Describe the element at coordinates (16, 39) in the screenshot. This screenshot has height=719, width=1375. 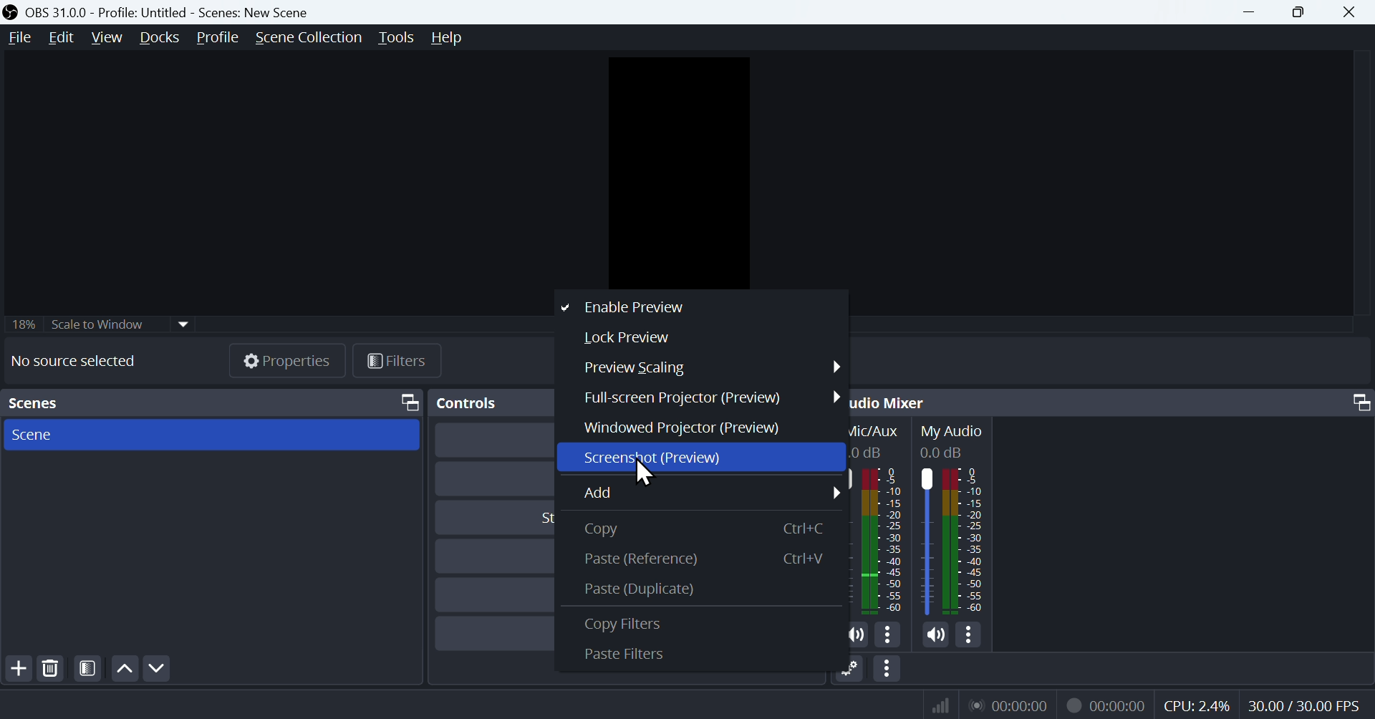
I see `File` at that location.